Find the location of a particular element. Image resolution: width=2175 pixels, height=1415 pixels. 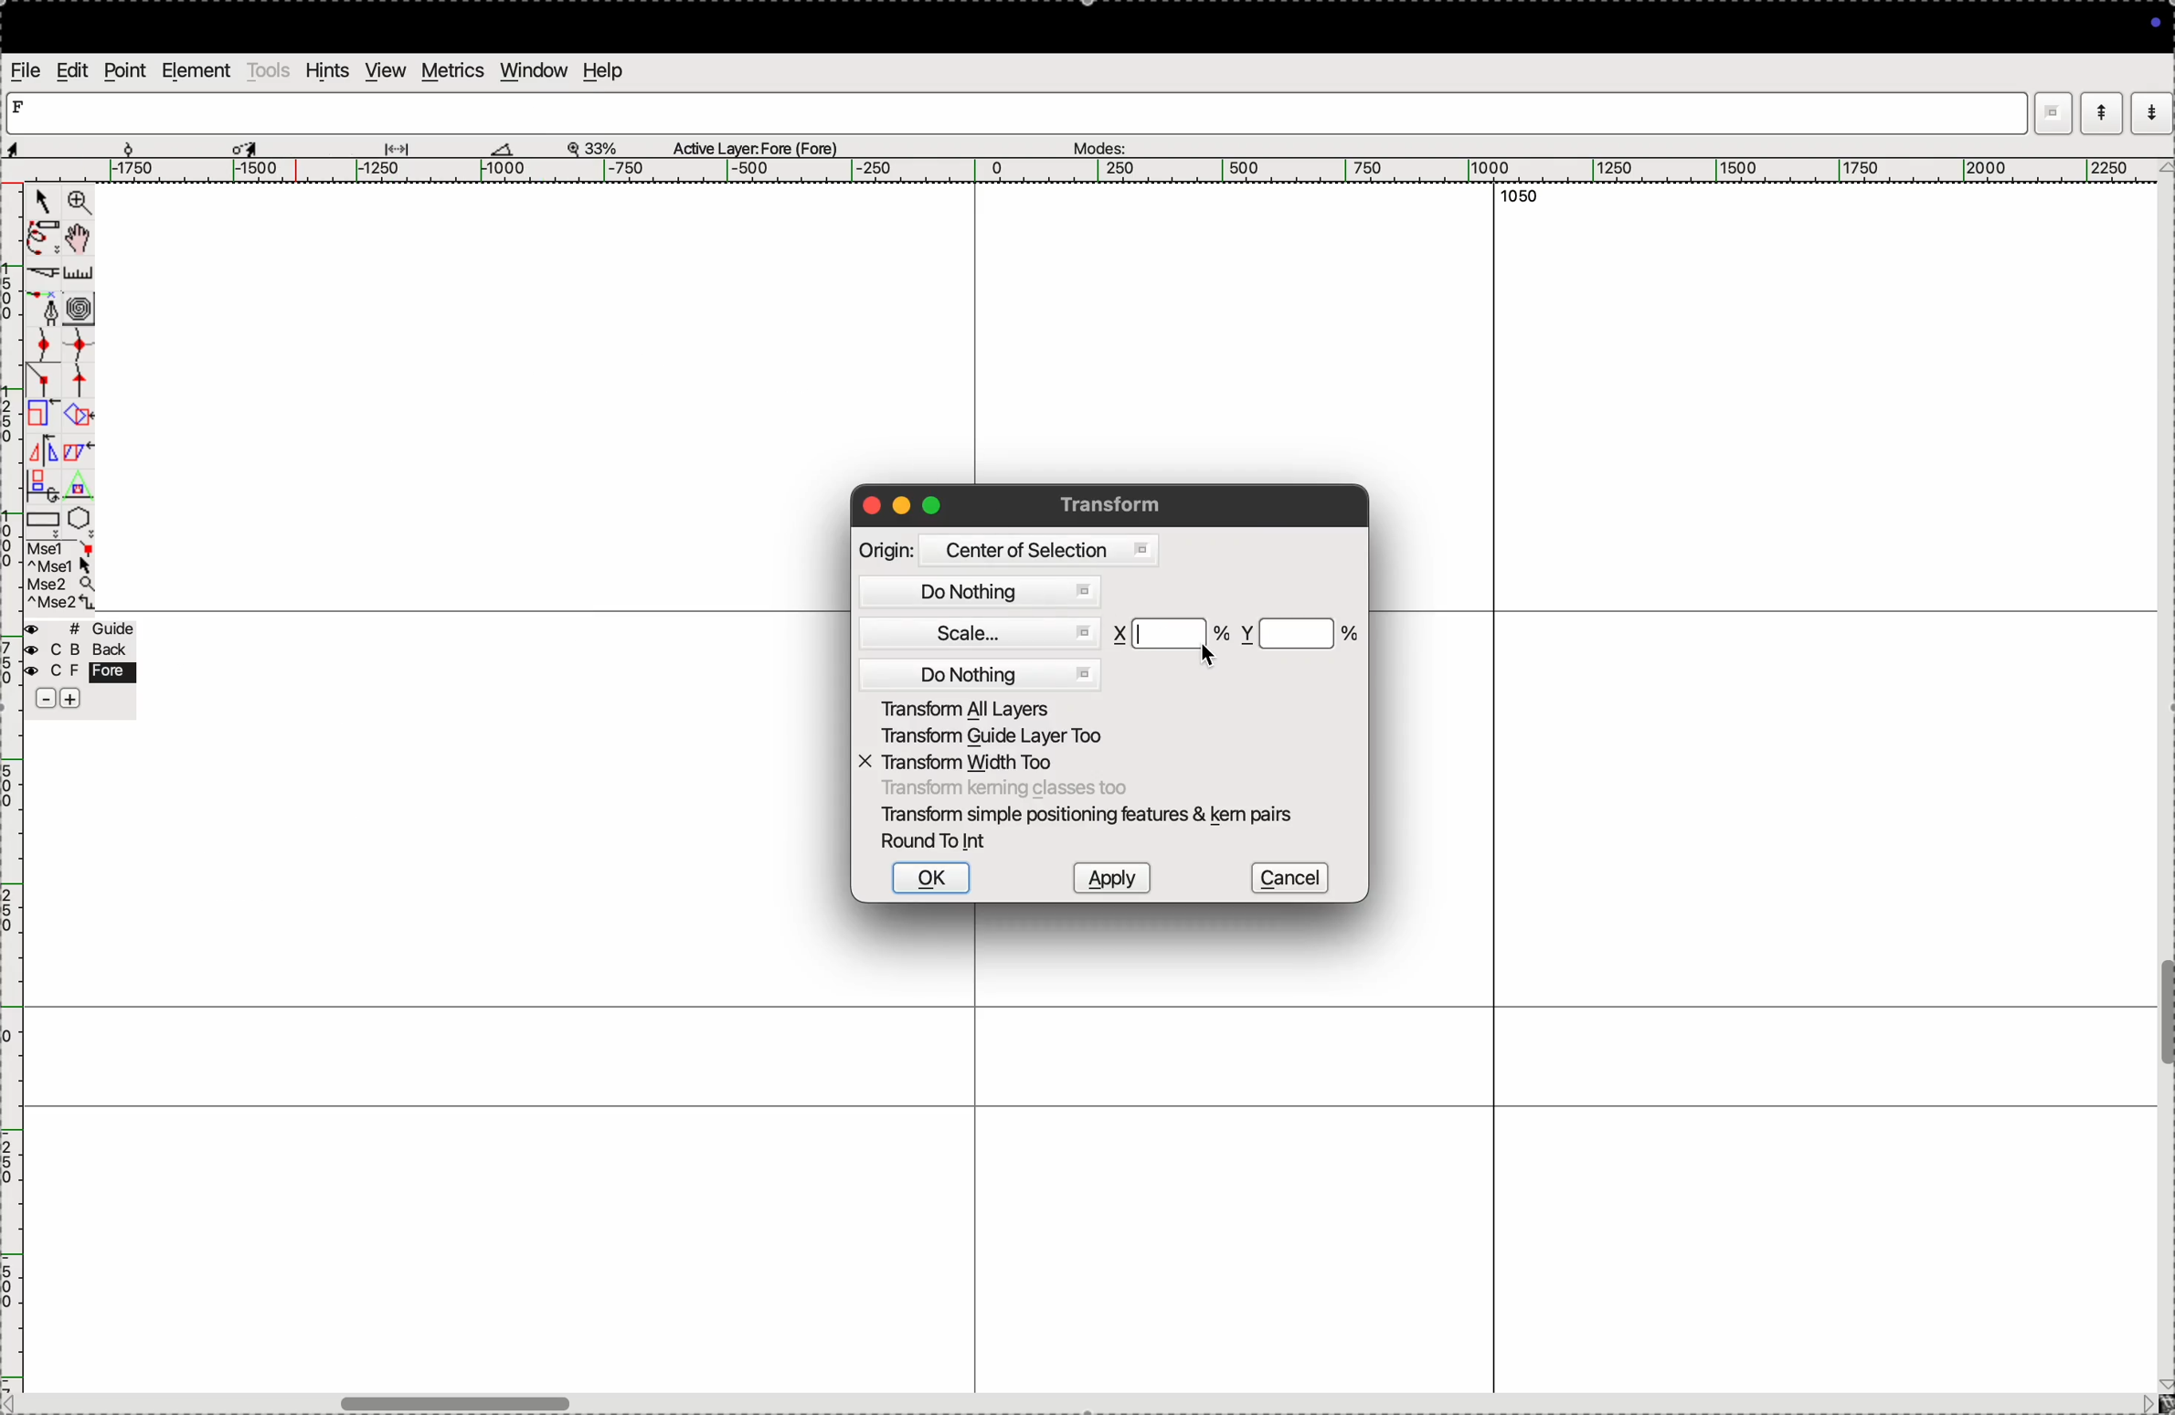

trabsform guide layers is located at coordinates (990, 735).